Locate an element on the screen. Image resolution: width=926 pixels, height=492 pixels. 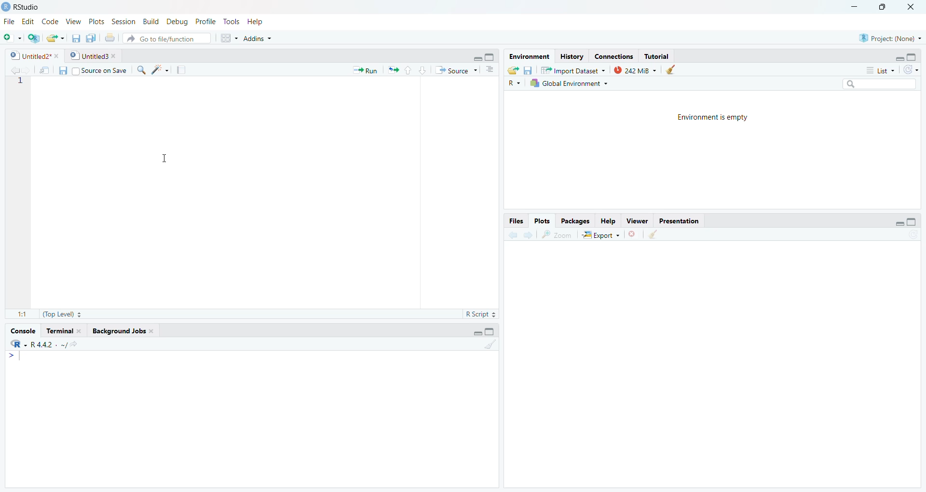
History is located at coordinates (572, 57).